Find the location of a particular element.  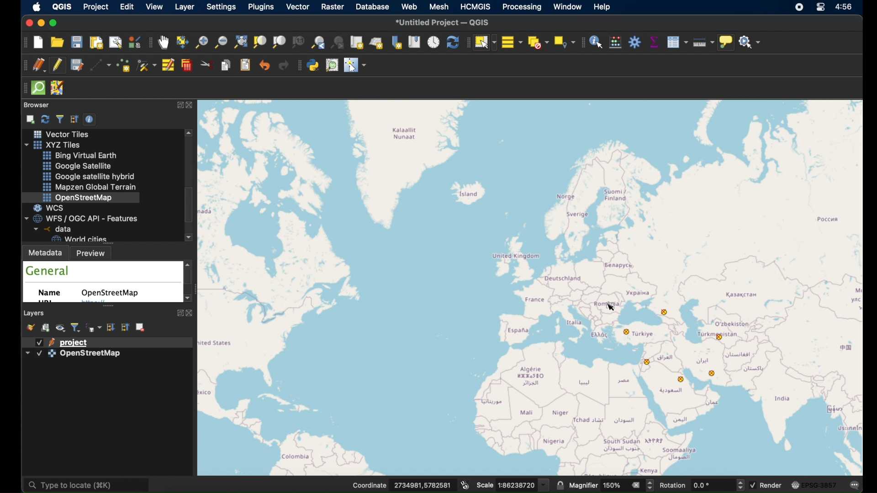

paste features is located at coordinates (246, 66).